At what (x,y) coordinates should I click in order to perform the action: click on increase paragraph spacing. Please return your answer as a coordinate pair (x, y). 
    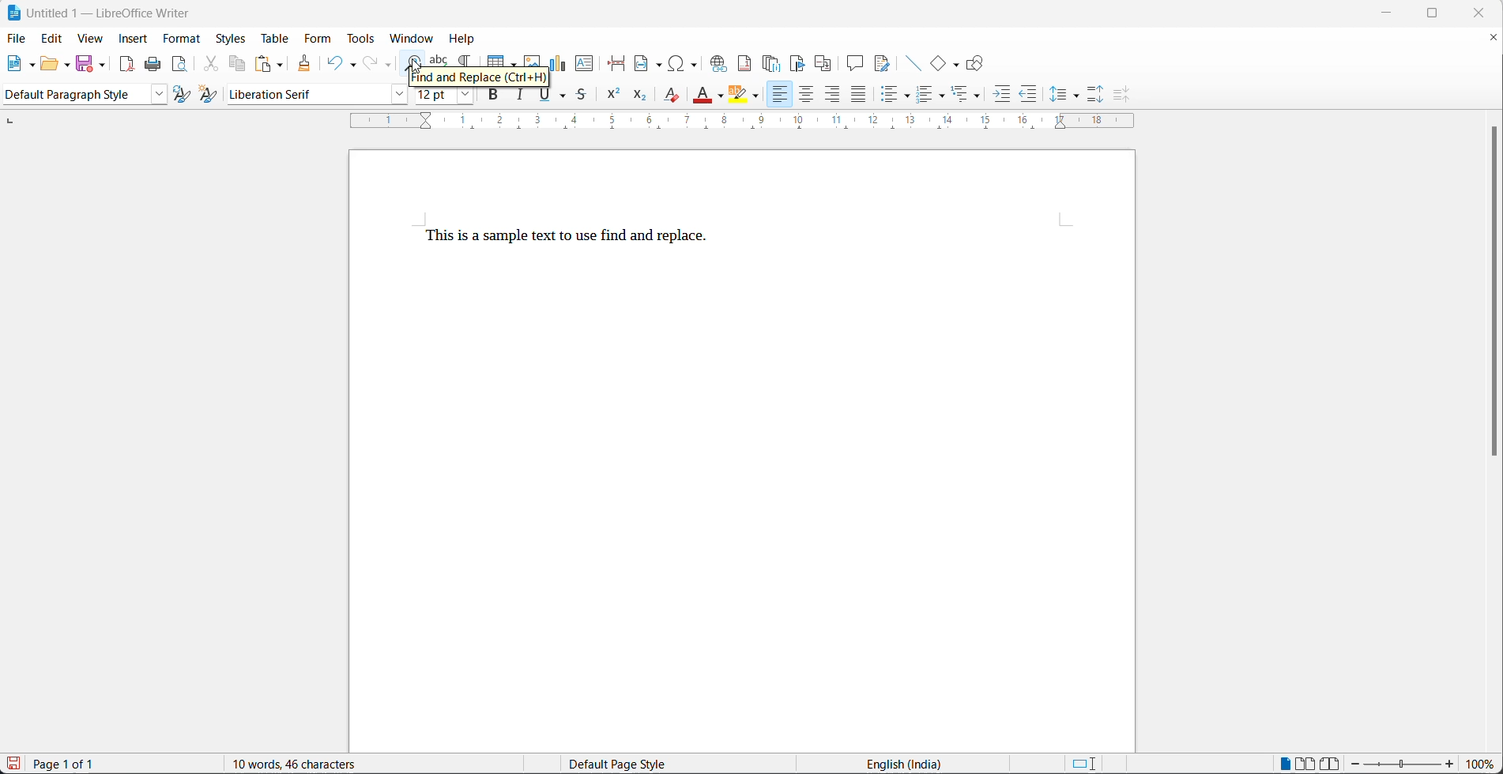
    Looking at the image, I should click on (1096, 92).